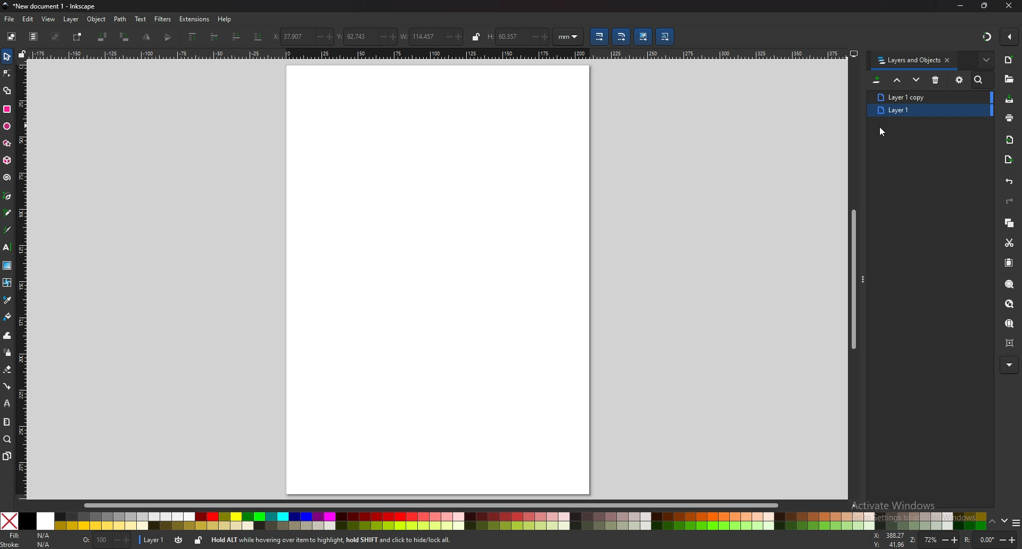  I want to click on rotate 90 degree ccw, so click(102, 37).